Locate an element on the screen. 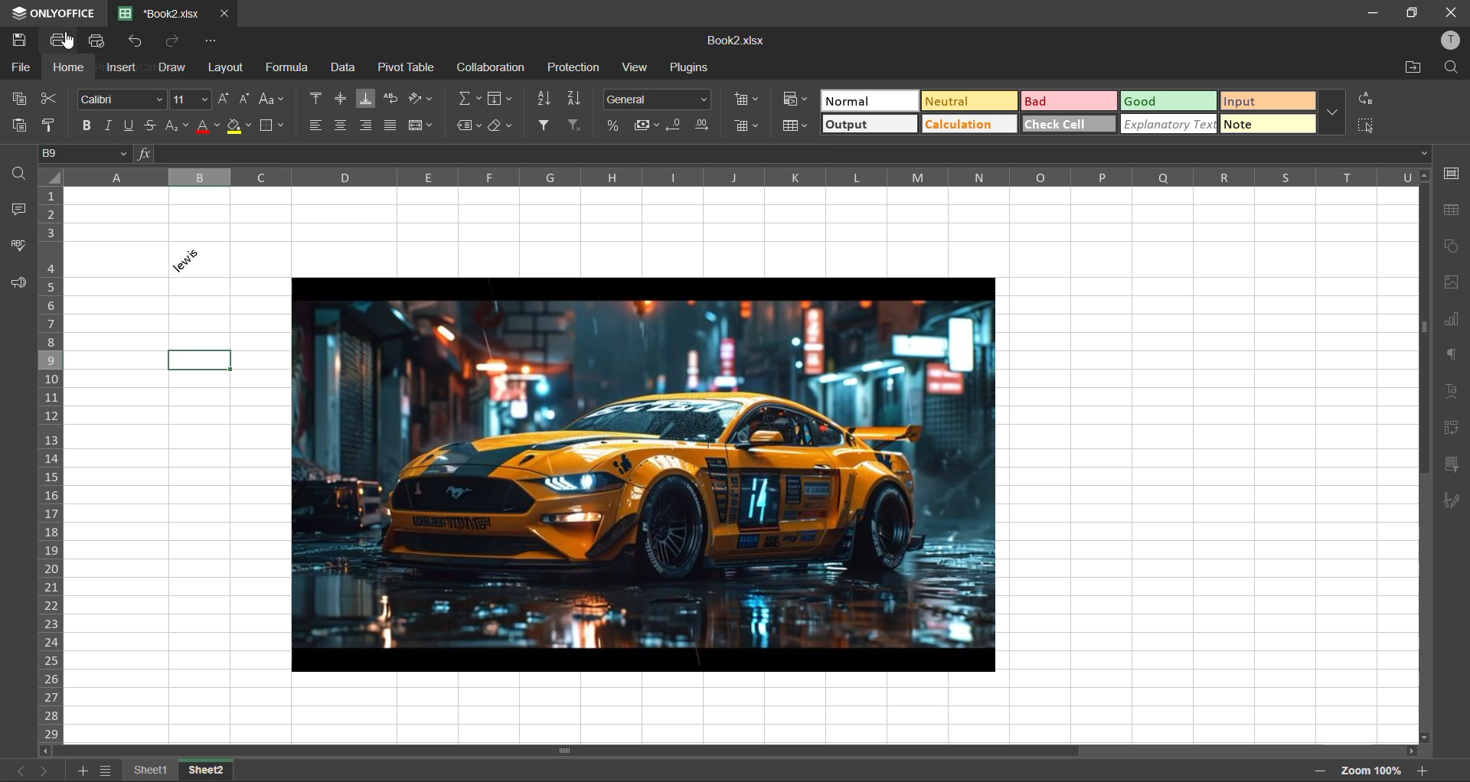 The image size is (1470, 782). file is located at coordinates (19, 68).